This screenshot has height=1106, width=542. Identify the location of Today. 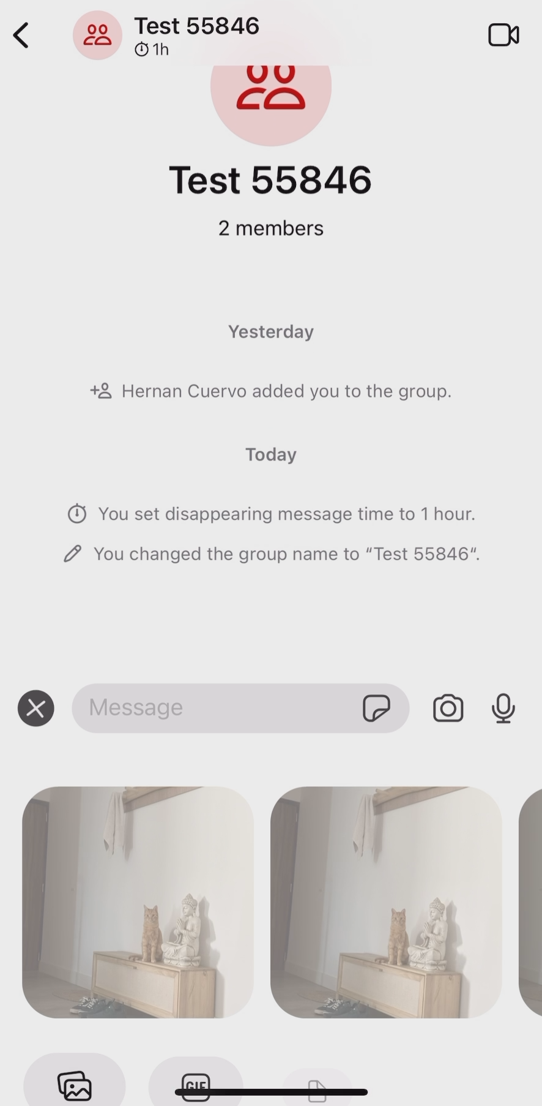
(275, 450).